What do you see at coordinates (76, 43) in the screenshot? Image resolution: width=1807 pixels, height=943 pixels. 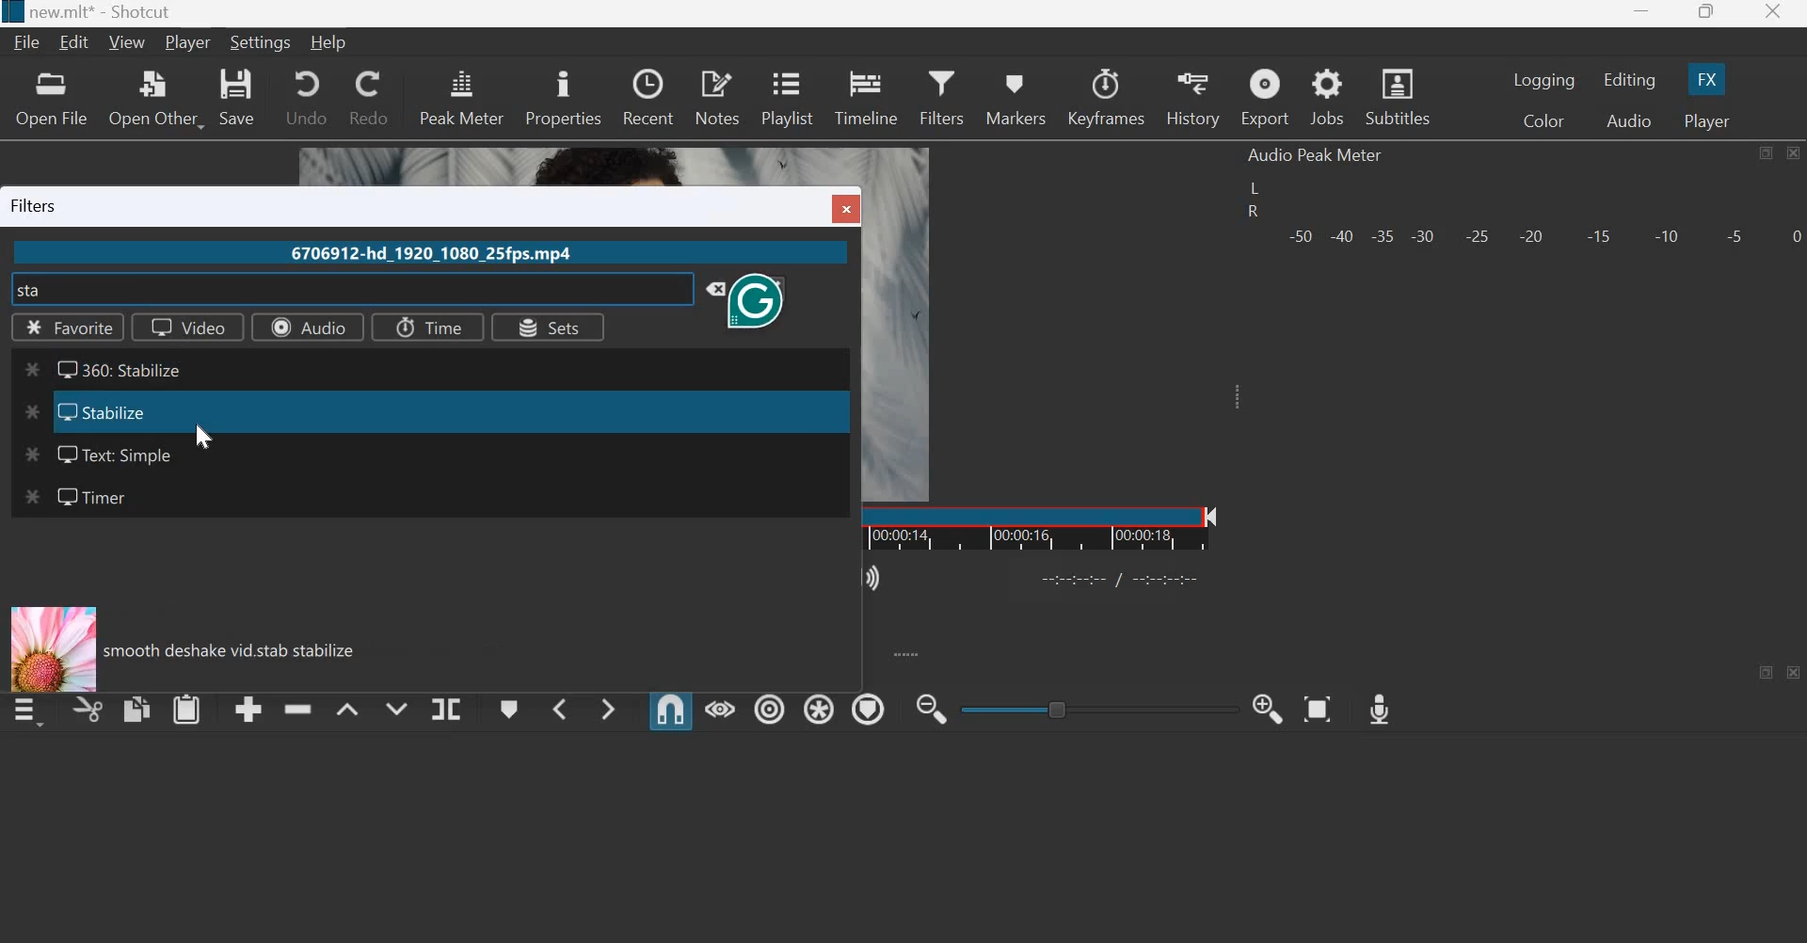 I see `Edit` at bounding box center [76, 43].